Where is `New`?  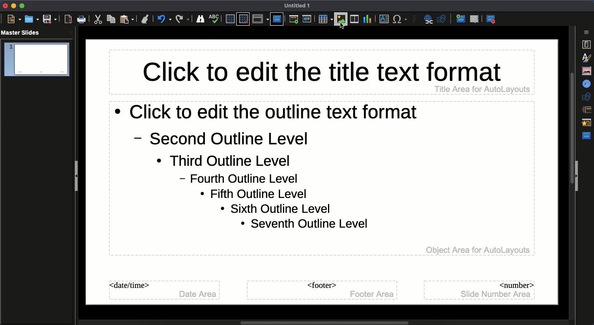
New is located at coordinates (14, 19).